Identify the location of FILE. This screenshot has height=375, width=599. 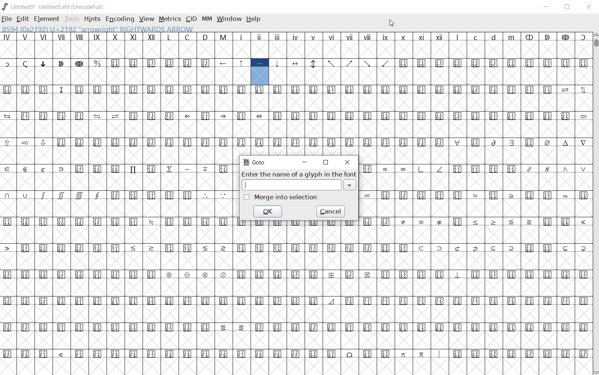
(7, 20).